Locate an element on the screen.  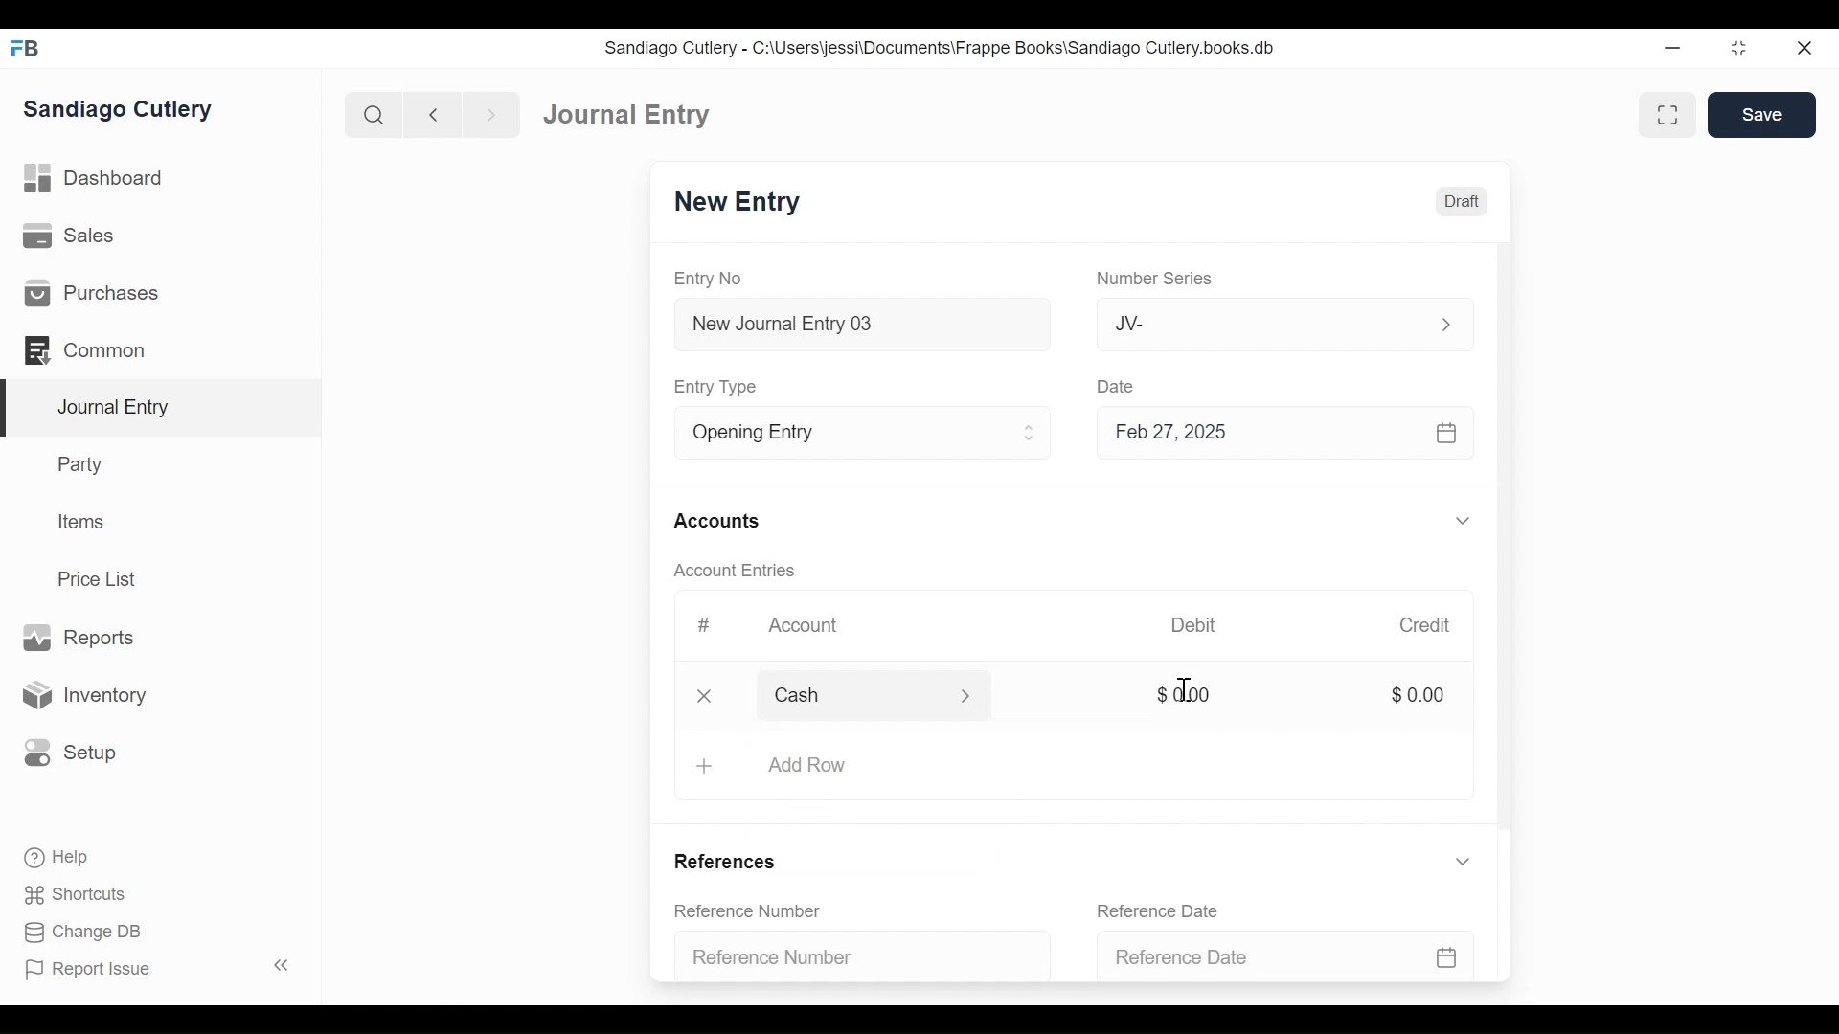
Navigate forward is located at coordinates (490, 115).